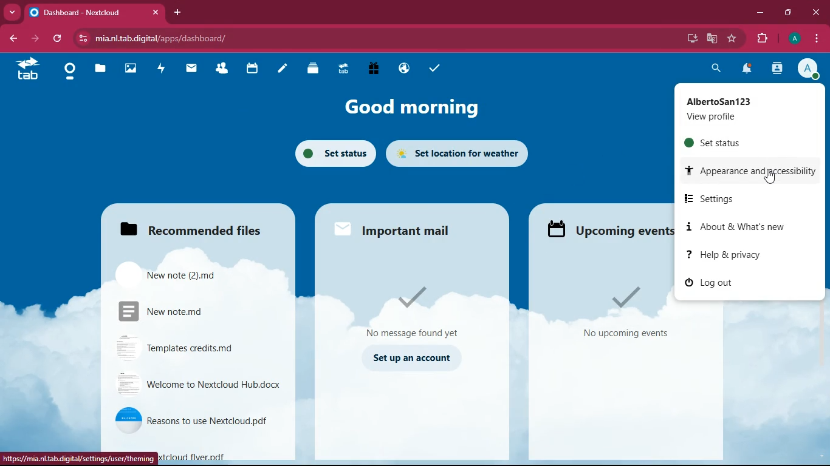 This screenshot has width=830, height=466. I want to click on tasks, so click(437, 67).